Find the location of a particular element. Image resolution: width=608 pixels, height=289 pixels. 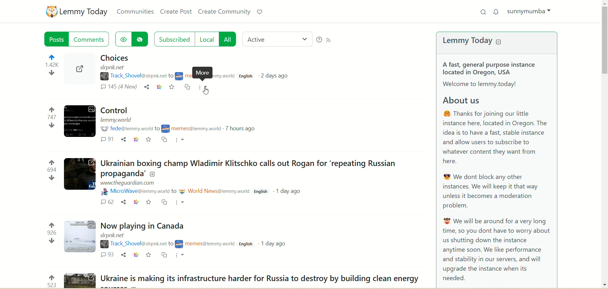

cross post is located at coordinates (164, 139).